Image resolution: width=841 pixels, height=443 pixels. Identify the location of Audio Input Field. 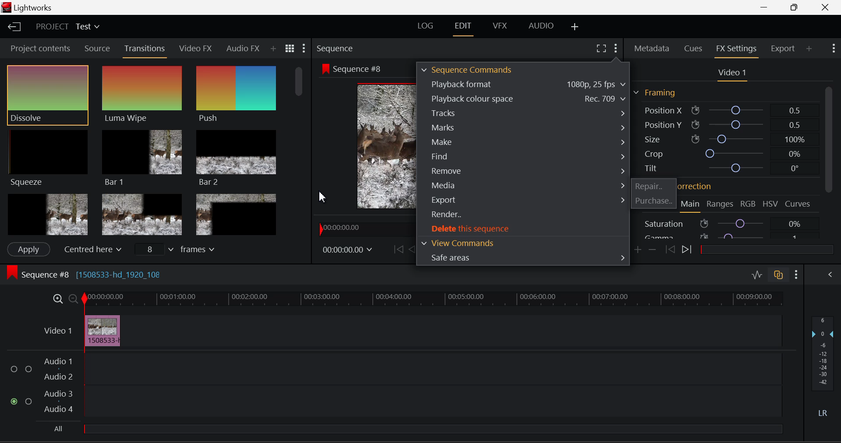
(391, 385).